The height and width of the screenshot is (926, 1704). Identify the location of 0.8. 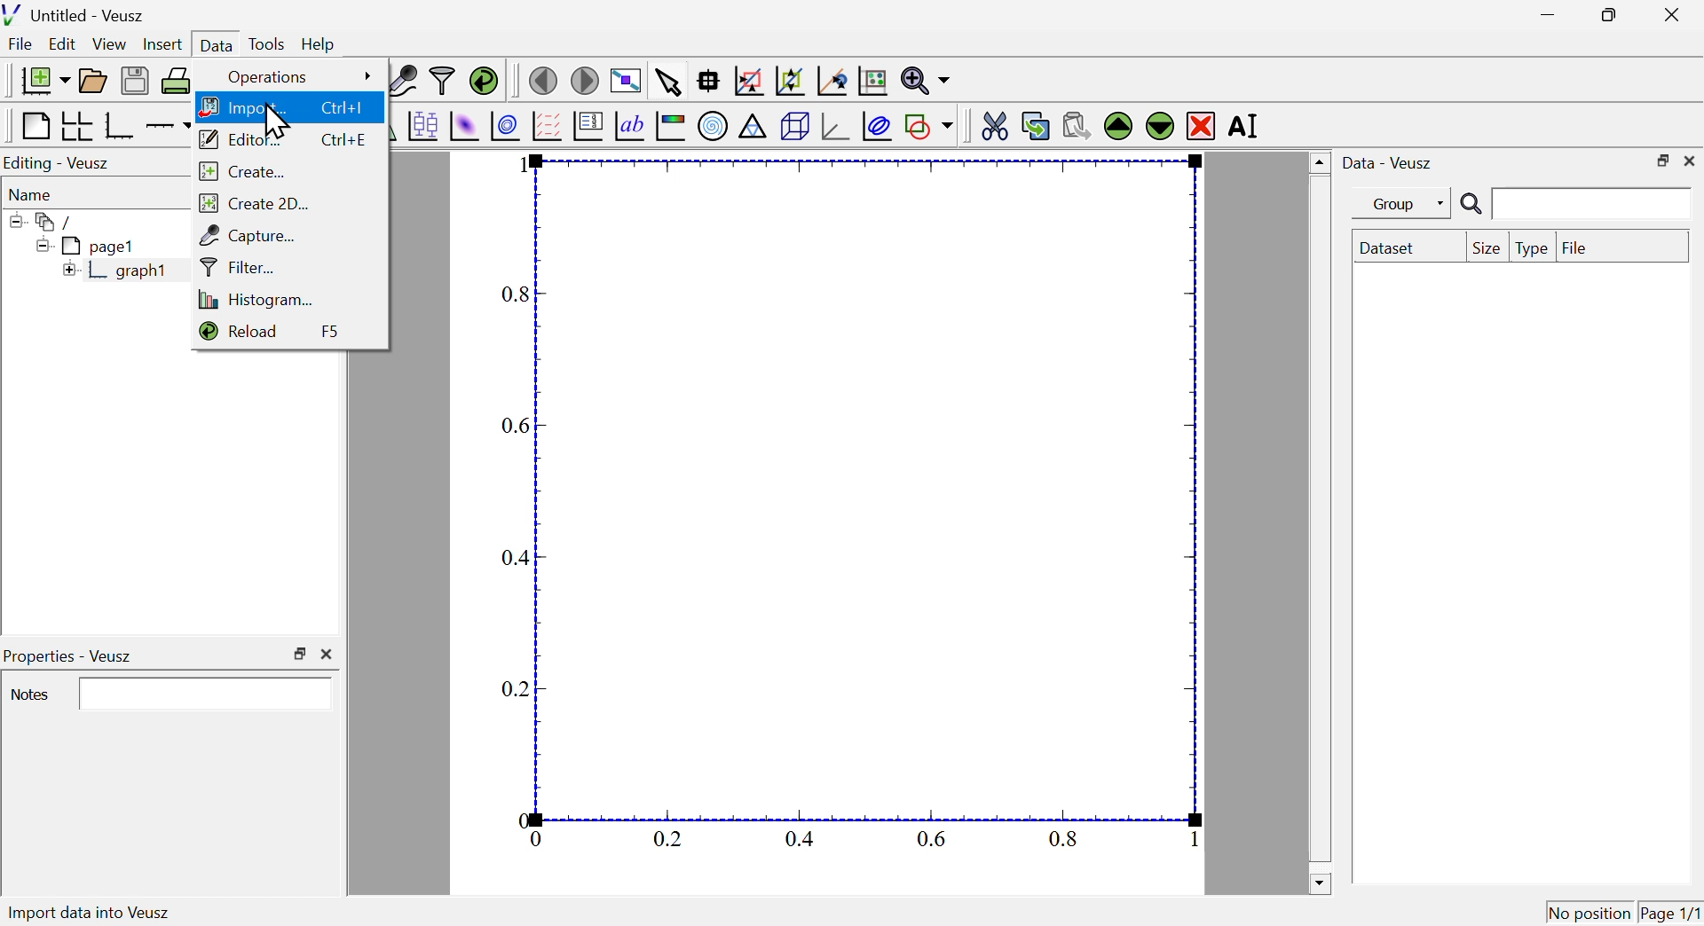
(1063, 838).